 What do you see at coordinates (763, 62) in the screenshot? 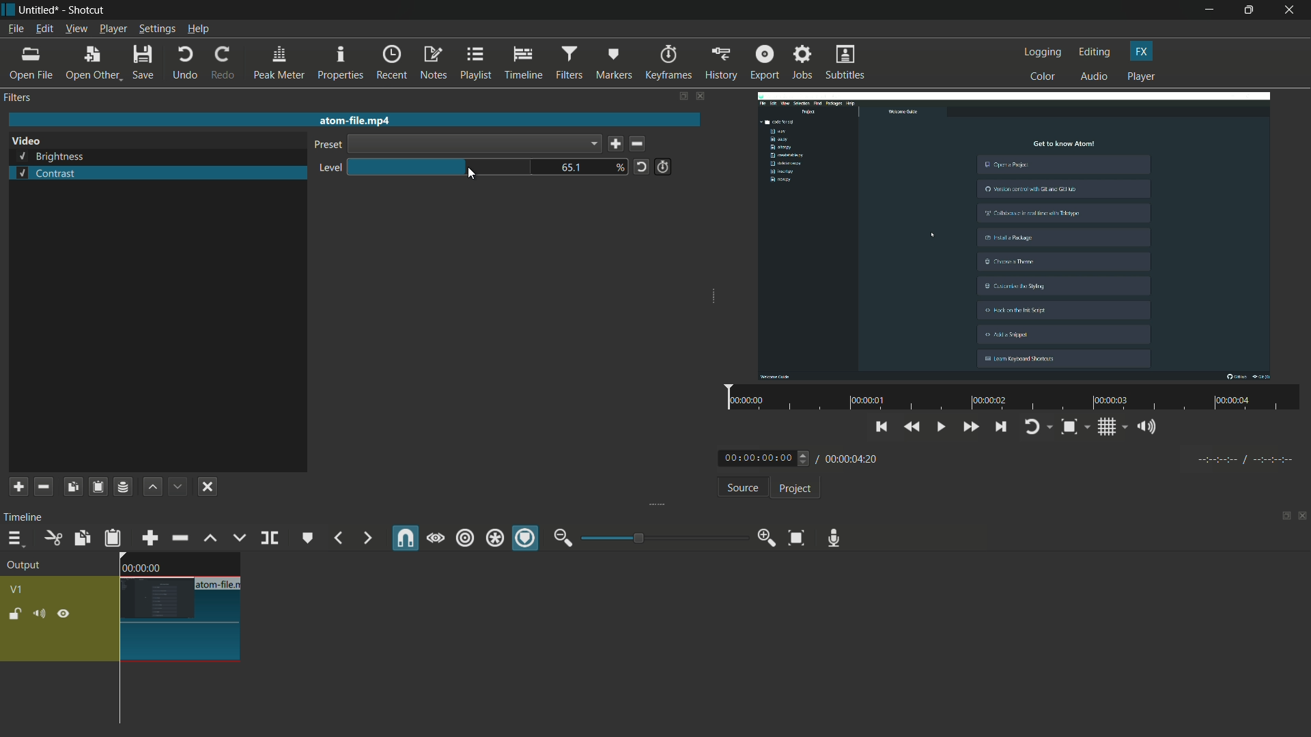
I see `export` at bounding box center [763, 62].